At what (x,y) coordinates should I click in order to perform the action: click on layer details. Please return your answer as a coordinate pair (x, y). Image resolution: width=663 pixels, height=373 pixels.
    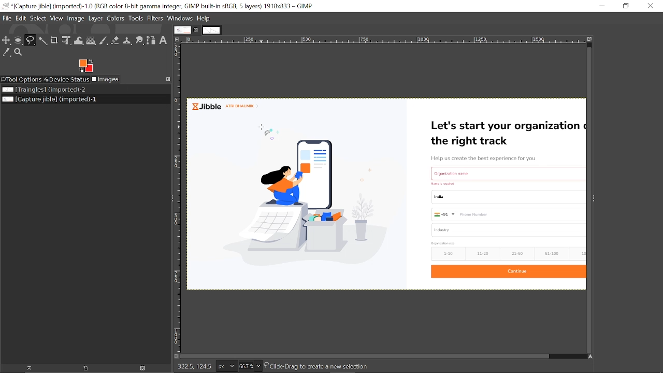
    Looking at the image, I should click on (316, 367).